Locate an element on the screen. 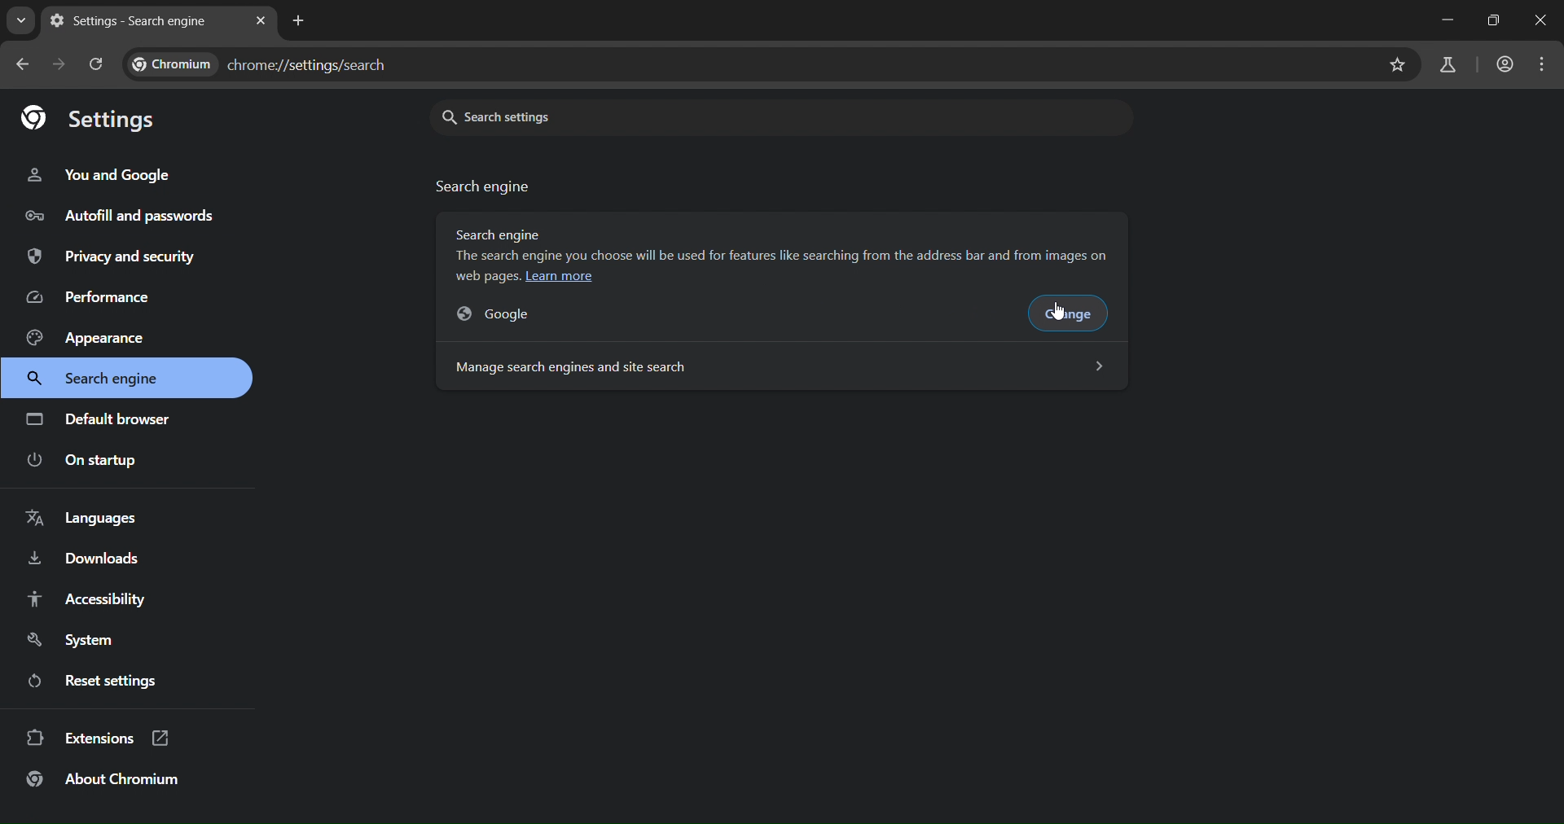  Search engine
The search engine you choose will be used for features like searching from the address bar and from images on is located at coordinates (789, 244).